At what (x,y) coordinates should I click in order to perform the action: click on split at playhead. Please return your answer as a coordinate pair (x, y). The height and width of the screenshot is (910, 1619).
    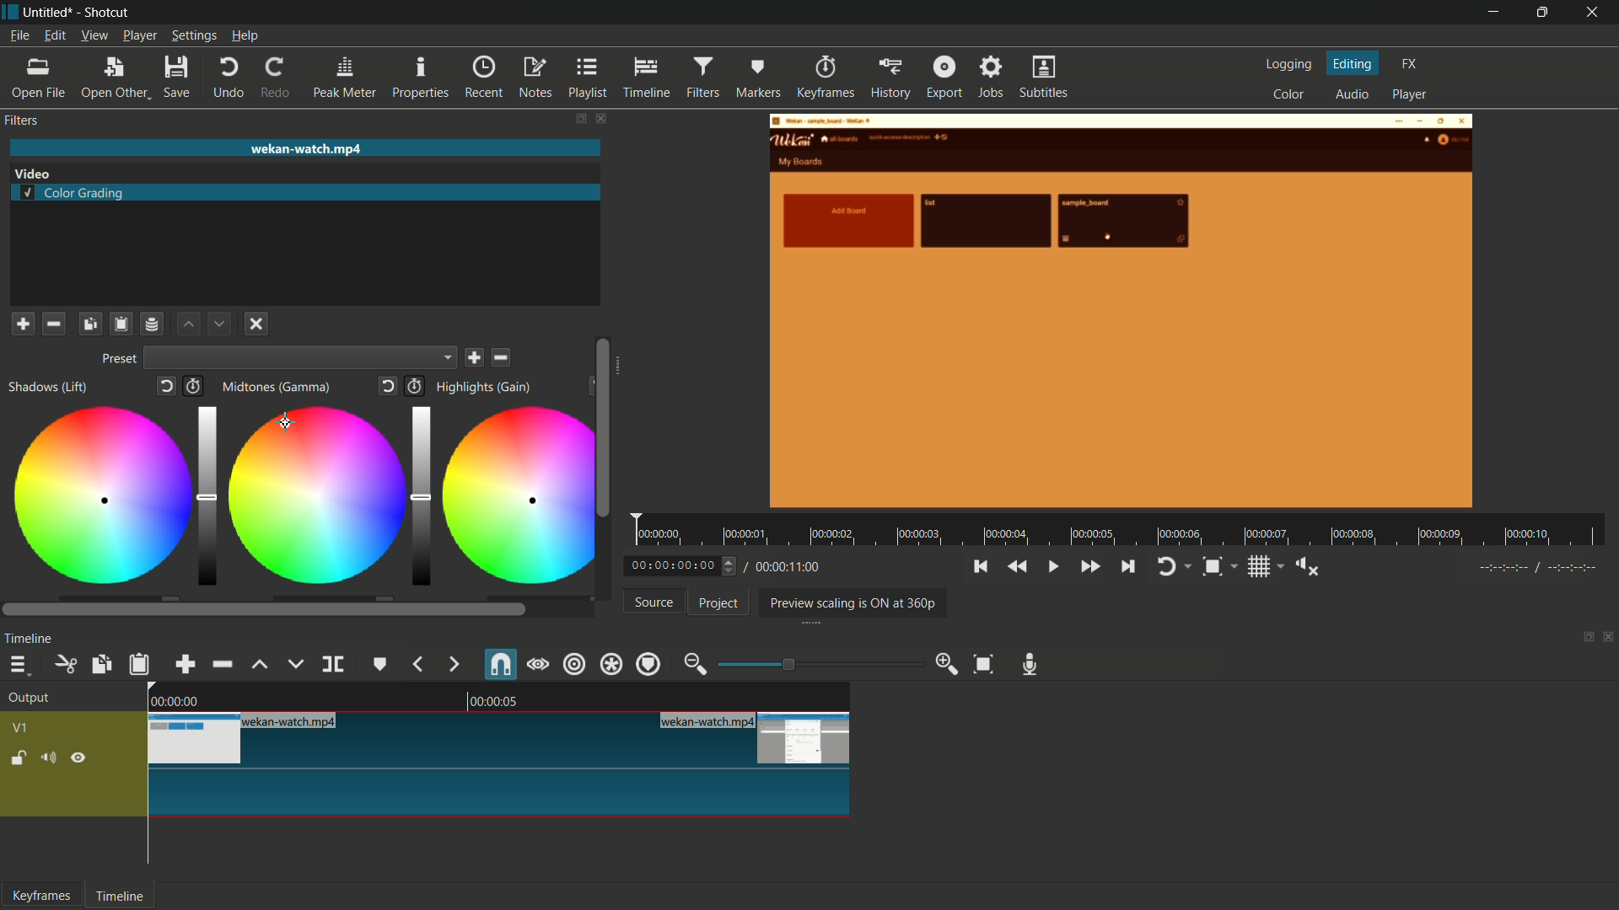
    Looking at the image, I should click on (333, 664).